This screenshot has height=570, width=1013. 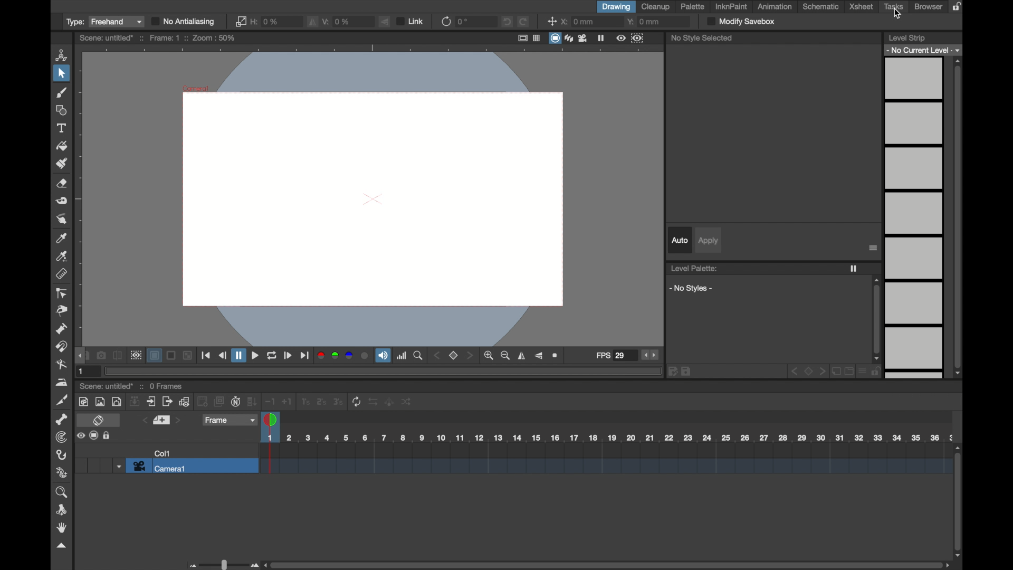 What do you see at coordinates (62, 256) in the screenshot?
I see `rgb picker tool` at bounding box center [62, 256].